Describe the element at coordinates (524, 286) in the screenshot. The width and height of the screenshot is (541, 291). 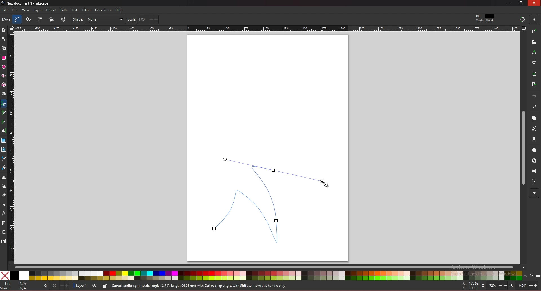
I see `rotate` at that location.